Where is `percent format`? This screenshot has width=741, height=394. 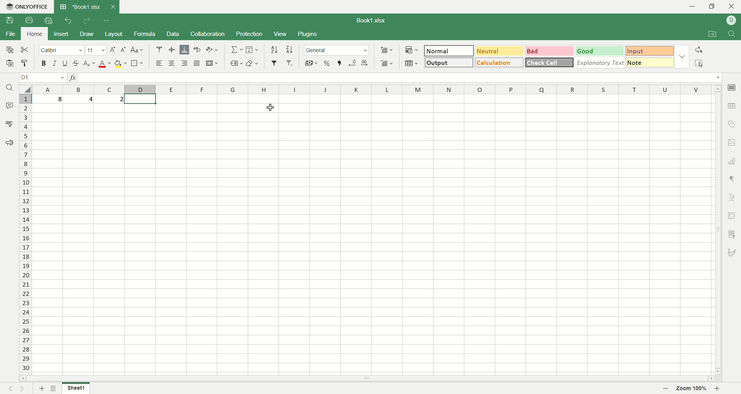 percent format is located at coordinates (328, 63).